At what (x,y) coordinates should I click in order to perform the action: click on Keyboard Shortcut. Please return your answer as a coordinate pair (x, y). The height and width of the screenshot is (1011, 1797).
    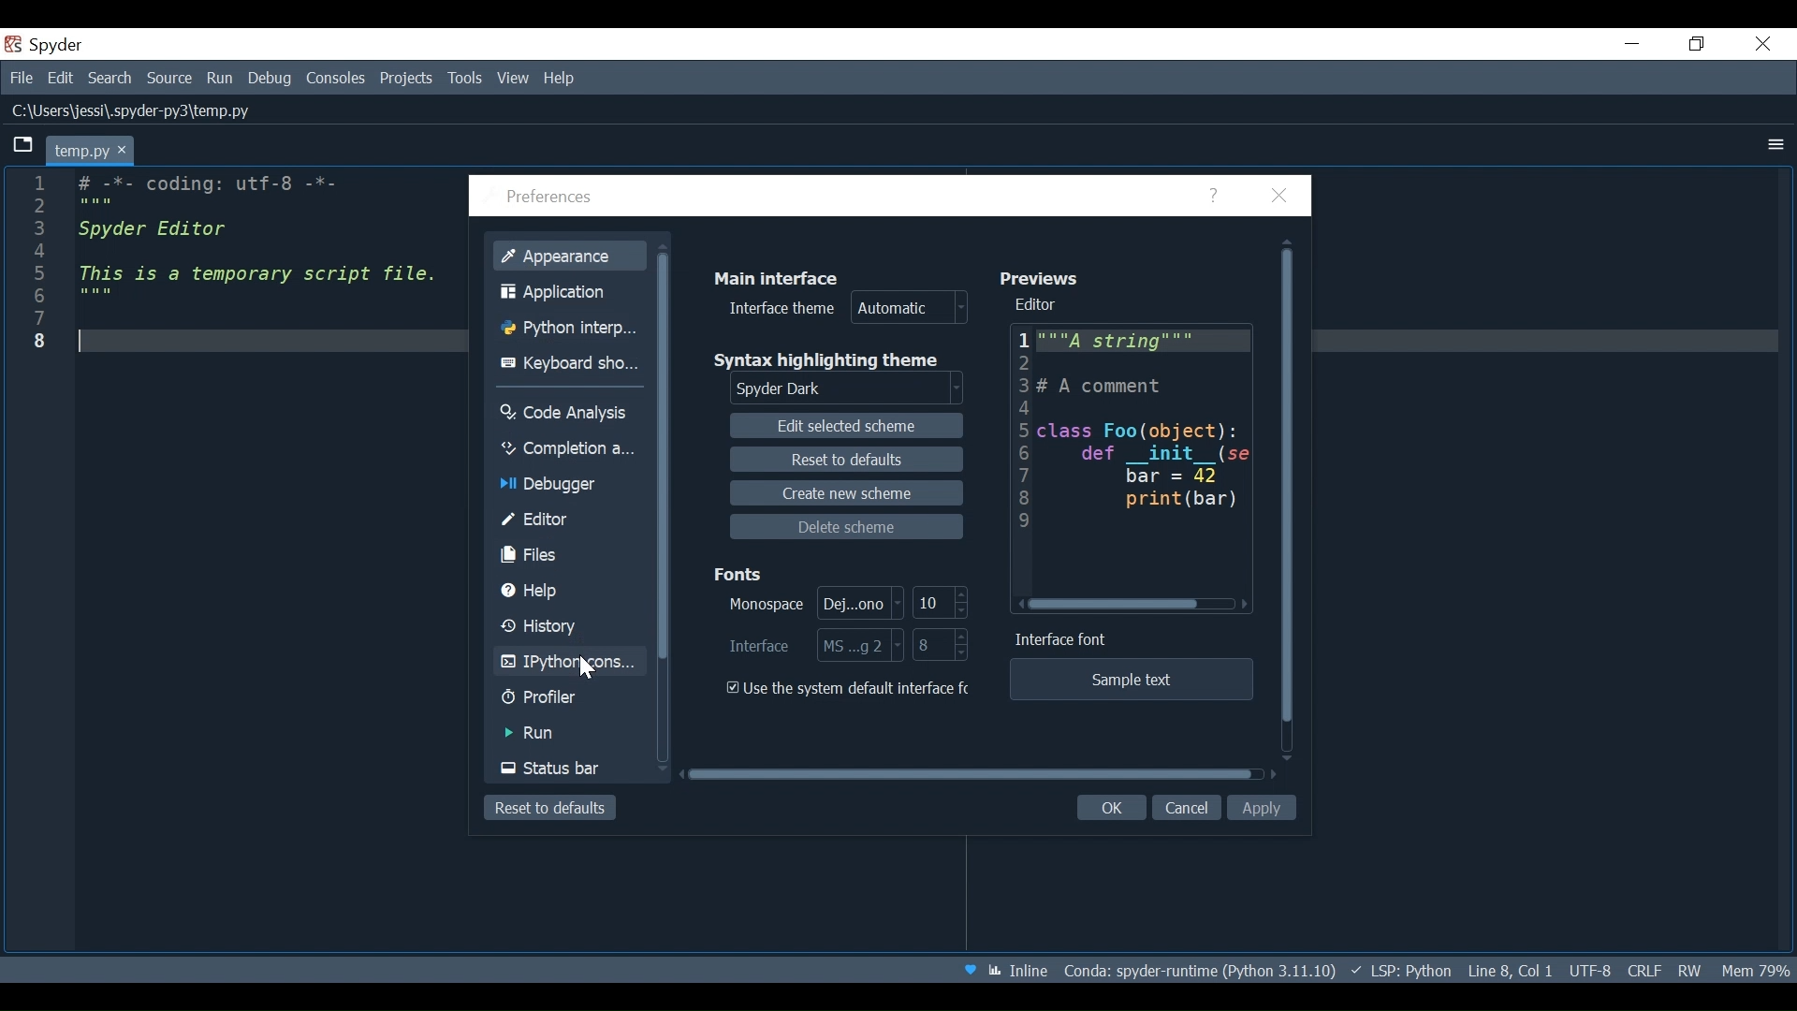
    Looking at the image, I should click on (569, 362).